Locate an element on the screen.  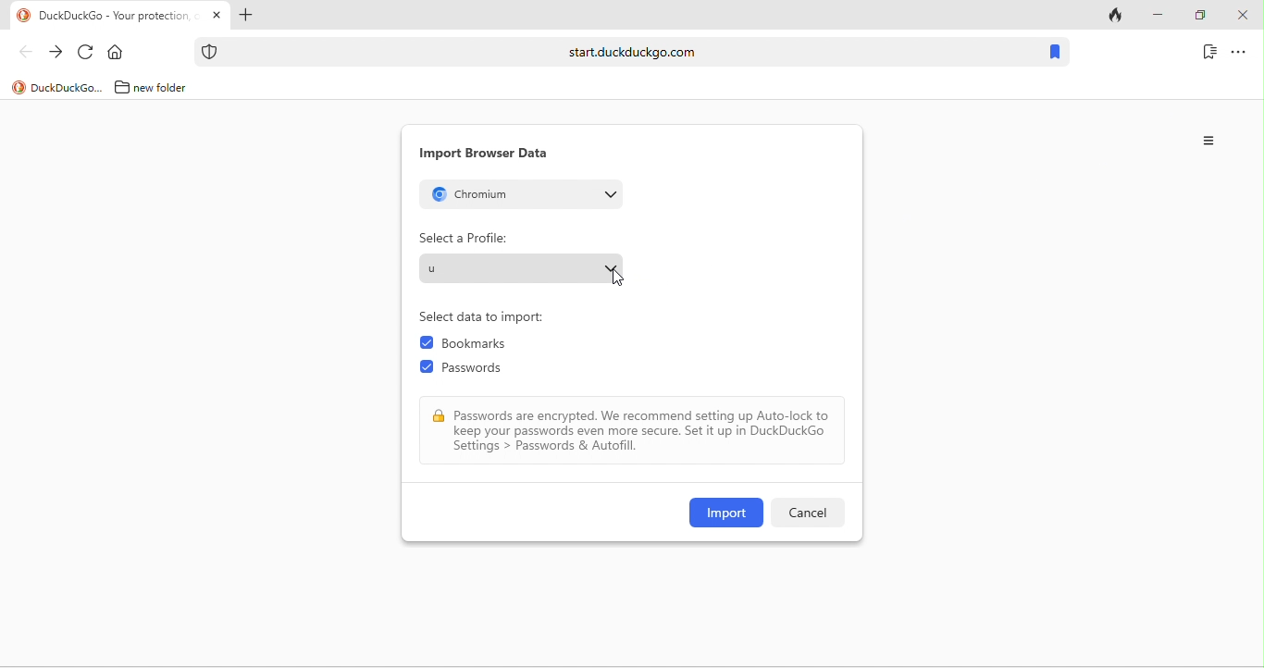
import browser data is located at coordinates (484, 154).